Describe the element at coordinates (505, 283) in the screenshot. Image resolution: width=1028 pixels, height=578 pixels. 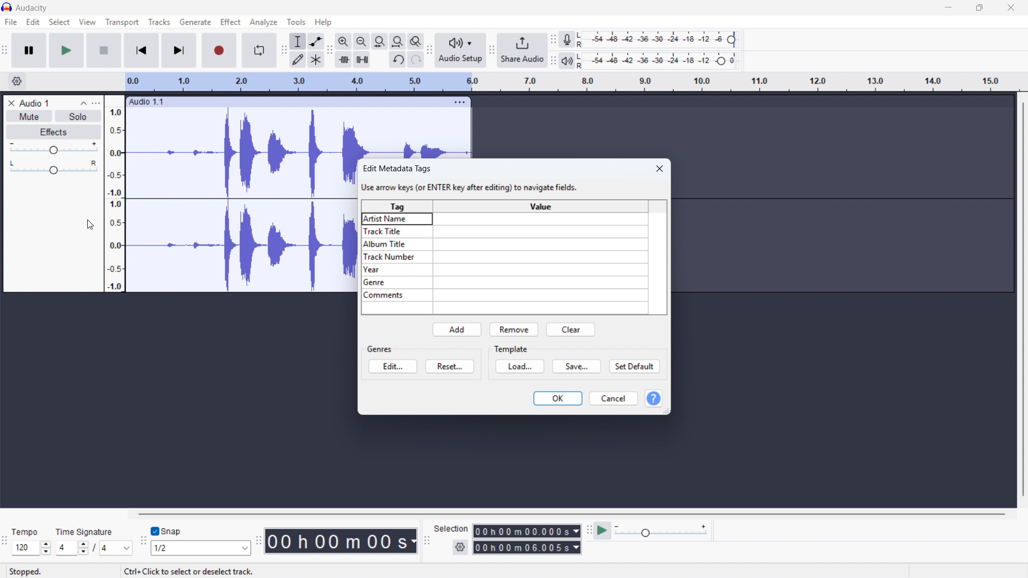
I see `genre` at that location.